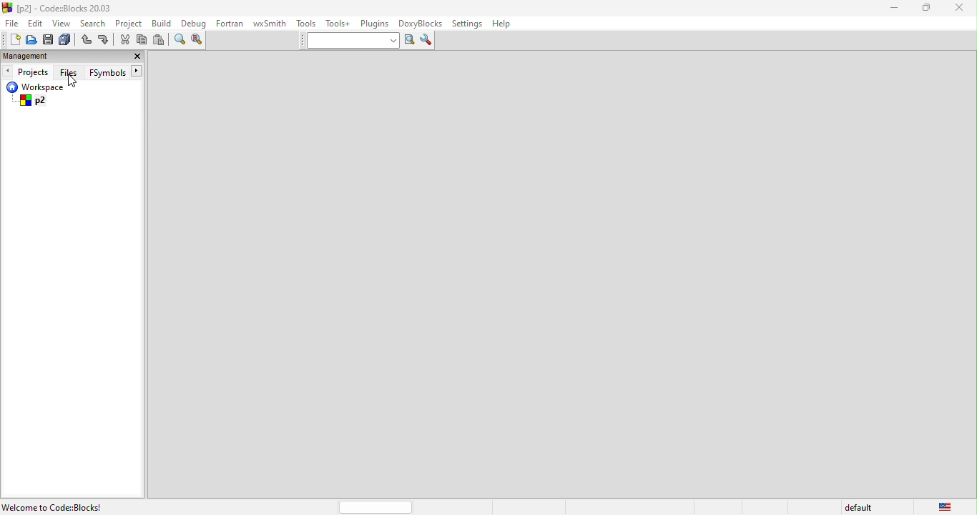 This screenshot has width=977, height=515. I want to click on projects, so click(25, 70).